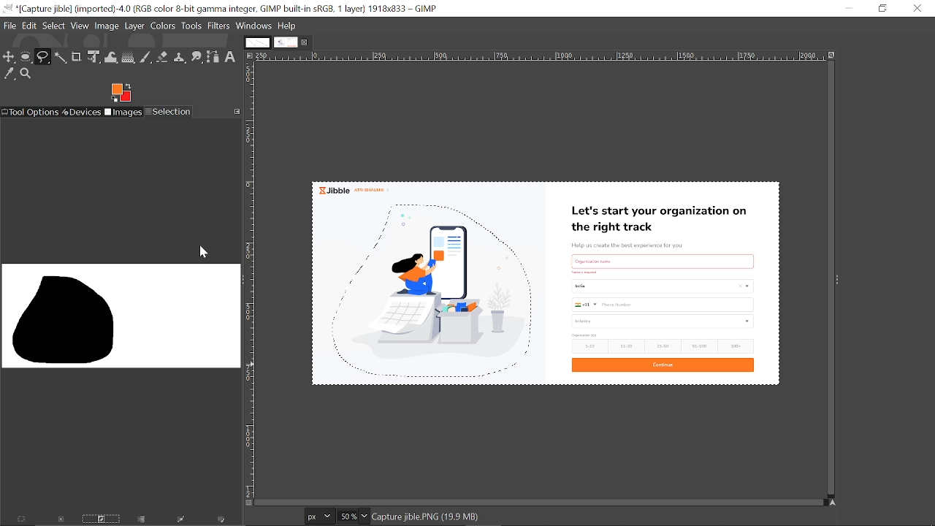 The image size is (935, 526). Describe the element at coordinates (123, 113) in the screenshot. I see `Images` at that location.